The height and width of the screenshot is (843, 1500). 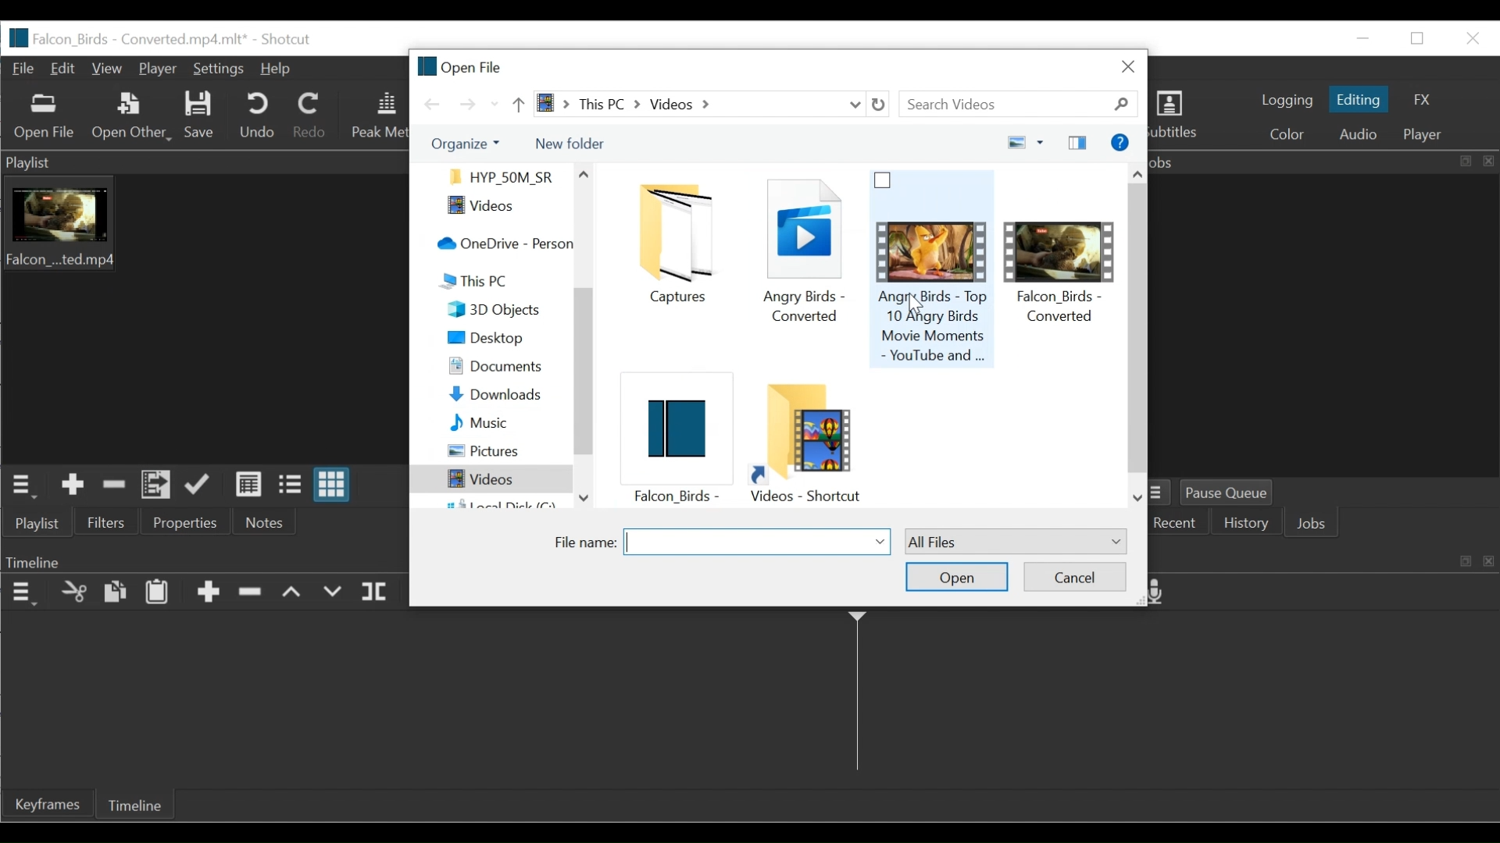 What do you see at coordinates (45, 117) in the screenshot?
I see `Open Other File` at bounding box center [45, 117].